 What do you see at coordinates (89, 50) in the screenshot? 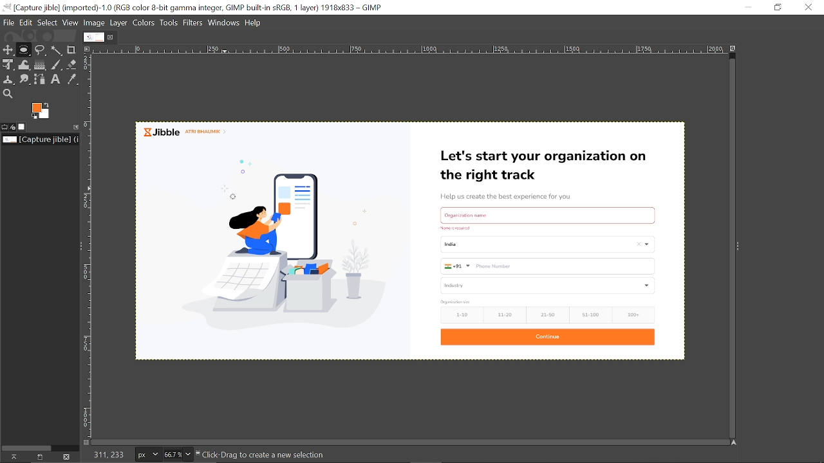
I see `Access the image menu` at bounding box center [89, 50].